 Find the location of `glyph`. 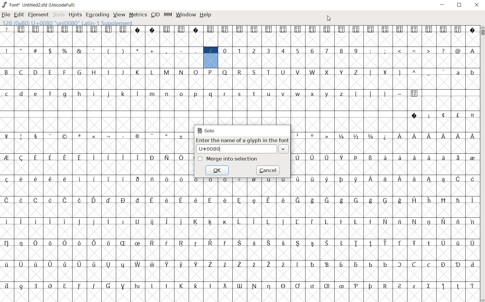

glyph is located at coordinates (356, 200).